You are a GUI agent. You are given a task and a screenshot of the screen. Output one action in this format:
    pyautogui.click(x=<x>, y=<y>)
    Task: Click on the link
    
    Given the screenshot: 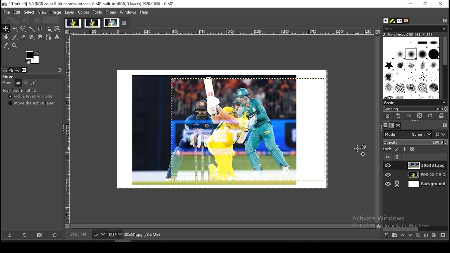 What is the action you would take?
    pyautogui.click(x=398, y=157)
    